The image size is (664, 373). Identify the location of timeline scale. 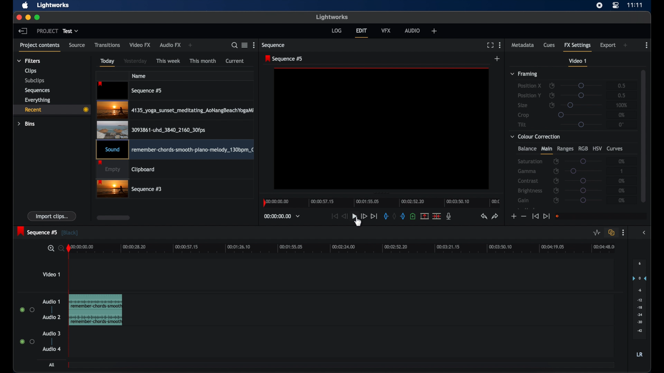
(347, 249).